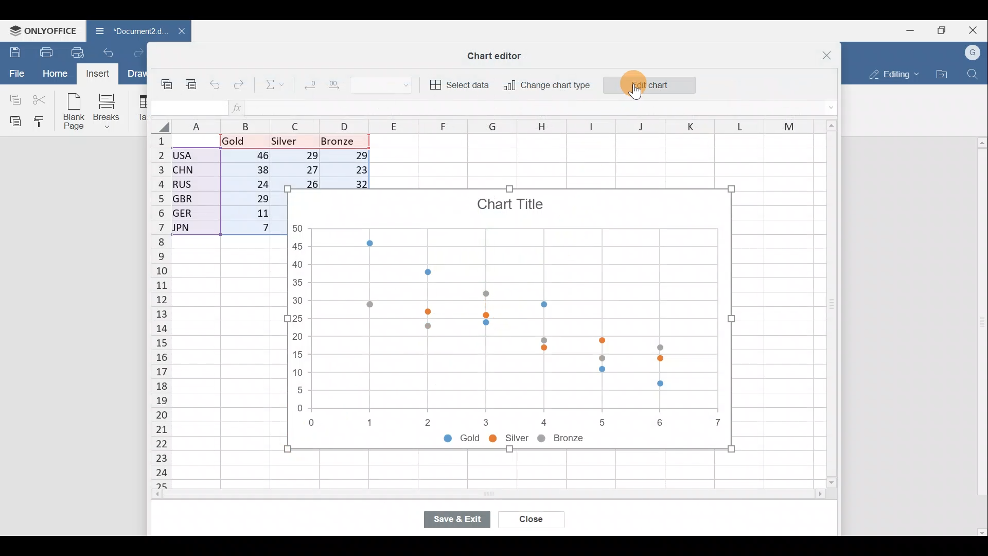 This screenshot has width=988, height=556. What do you see at coordinates (75, 112) in the screenshot?
I see `Blank page` at bounding box center [75, 112].